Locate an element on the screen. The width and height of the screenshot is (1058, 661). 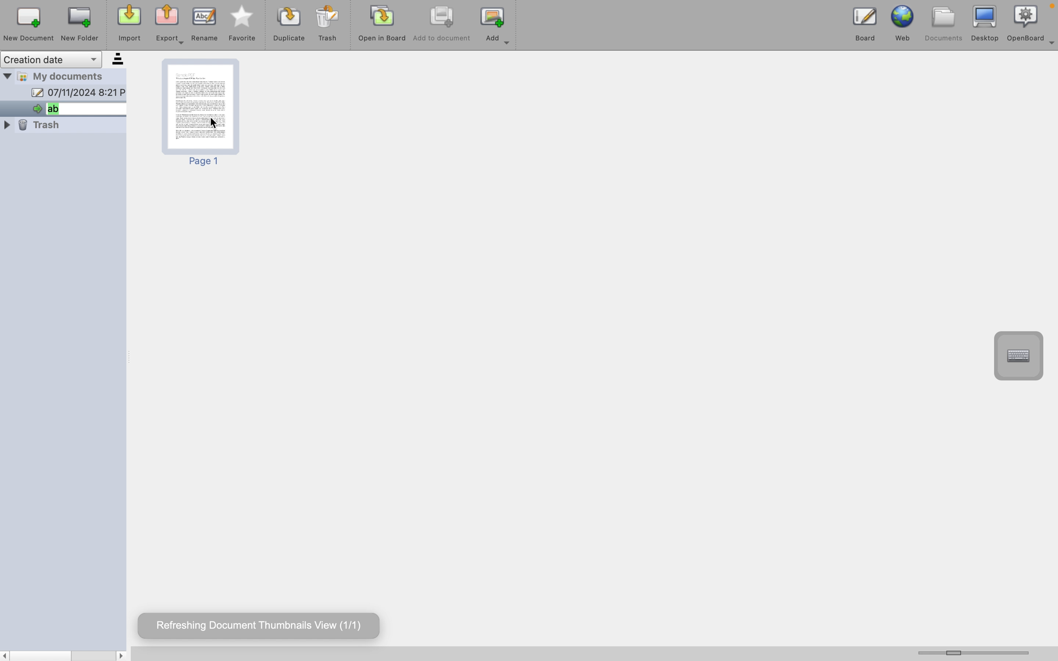
web is located at coordinates (905, 22).